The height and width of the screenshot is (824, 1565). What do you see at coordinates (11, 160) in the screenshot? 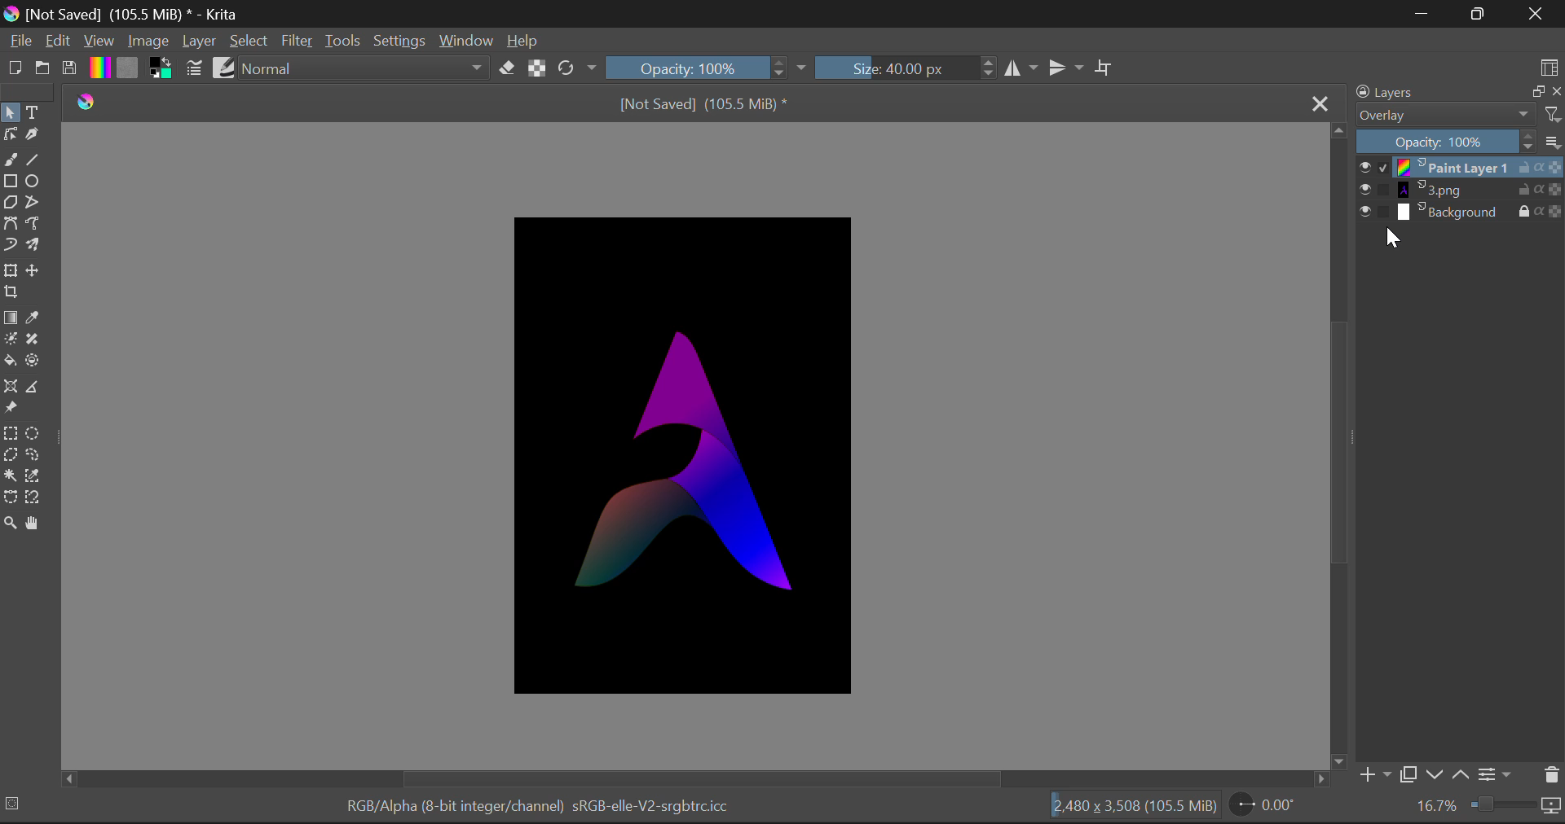
I see `Freehand` at bounding box center [11, 160].